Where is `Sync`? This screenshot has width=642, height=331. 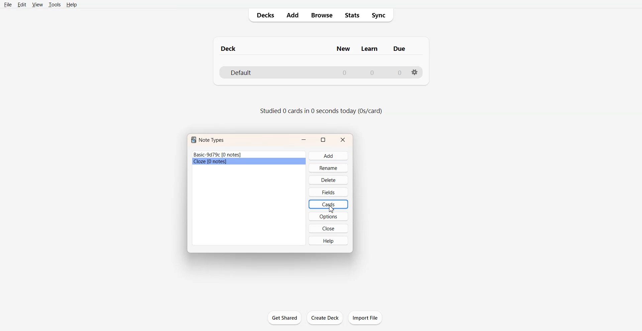 Sync is located at coordinates (380, 15).